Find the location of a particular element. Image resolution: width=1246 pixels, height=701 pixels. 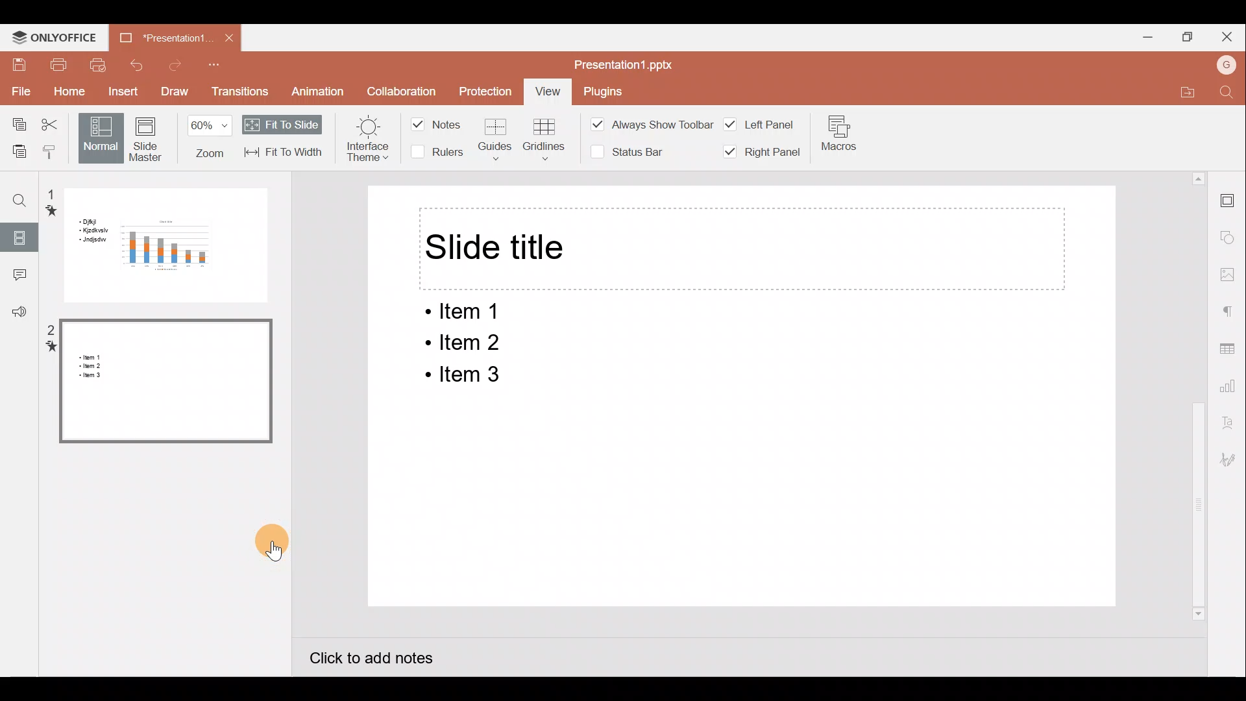

Slide settings is located at coordinates (1231, 198).